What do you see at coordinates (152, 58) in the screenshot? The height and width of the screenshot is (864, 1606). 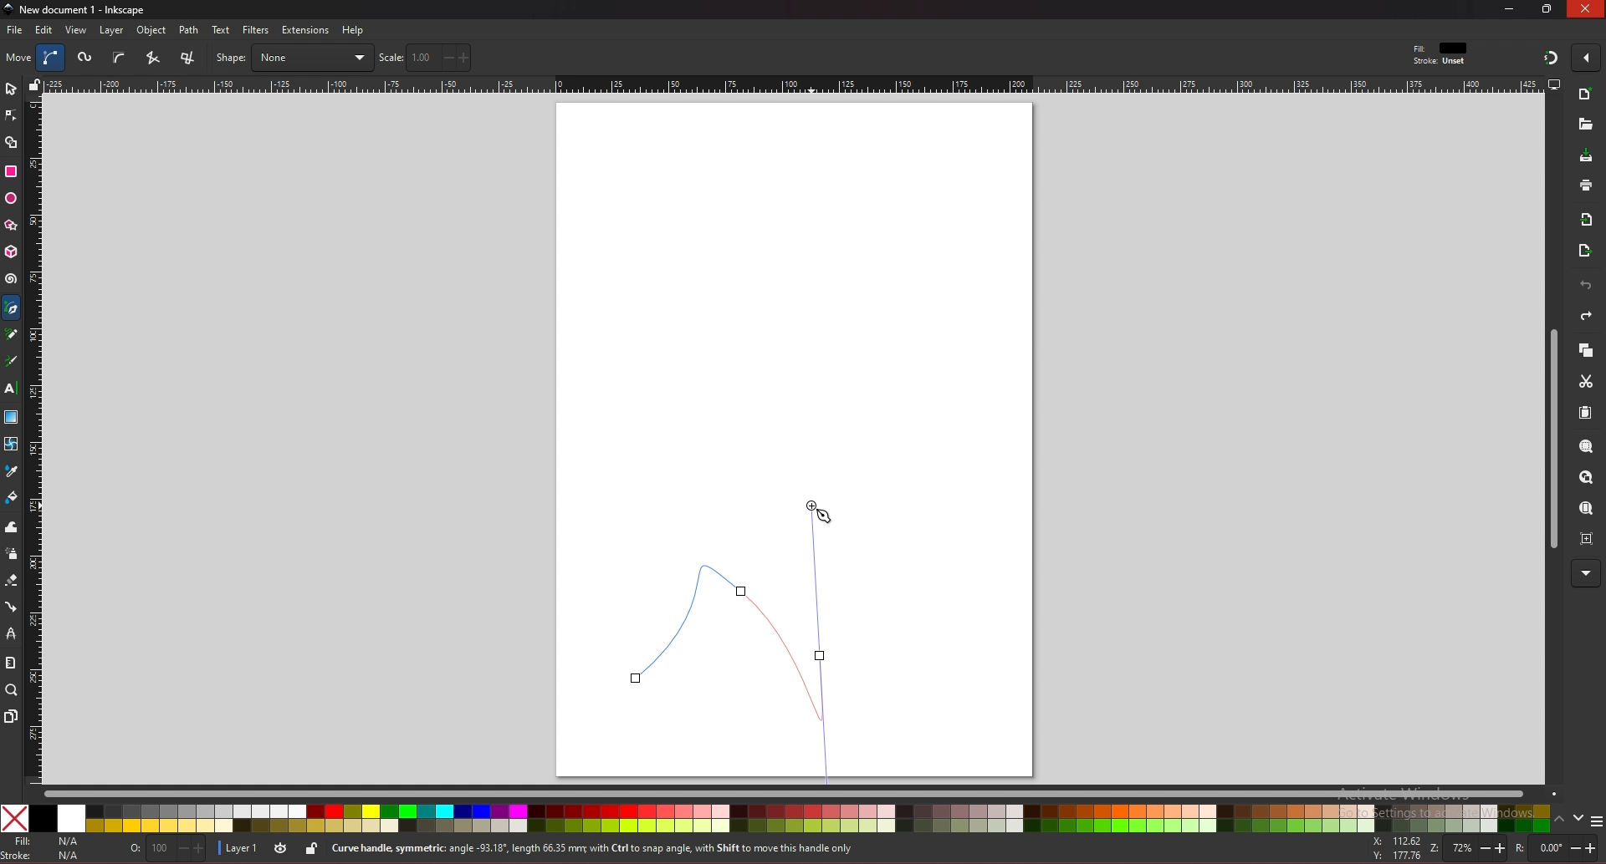 I see `squence of straight line segments` at bounding box center [152, 58].